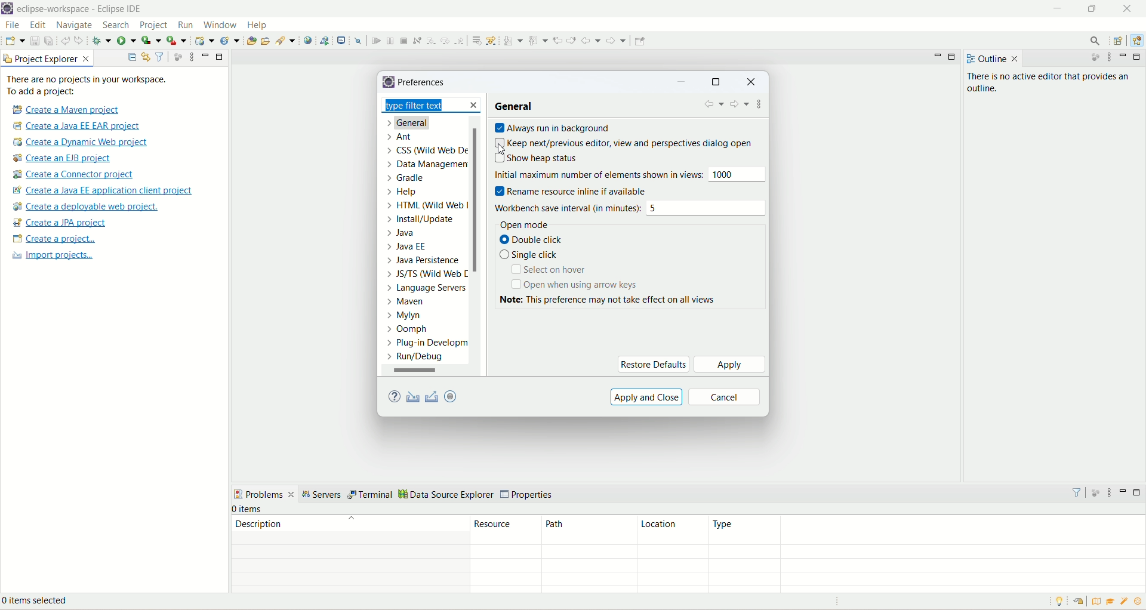  I want to click on create a dynamic web project, so click(205, 41).